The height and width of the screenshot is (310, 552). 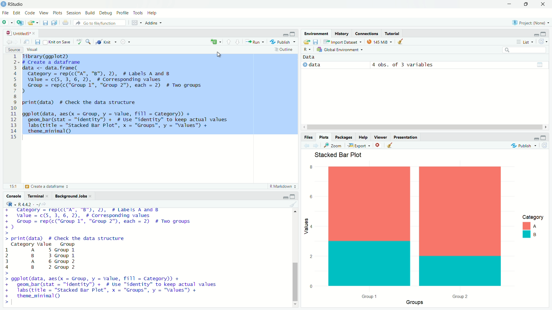 What do you see at coordinates (237, 41) in the screenshot?
I see `Go to next section/chunk (Ctrl + pgDn)` at bounding box center [237, 41].